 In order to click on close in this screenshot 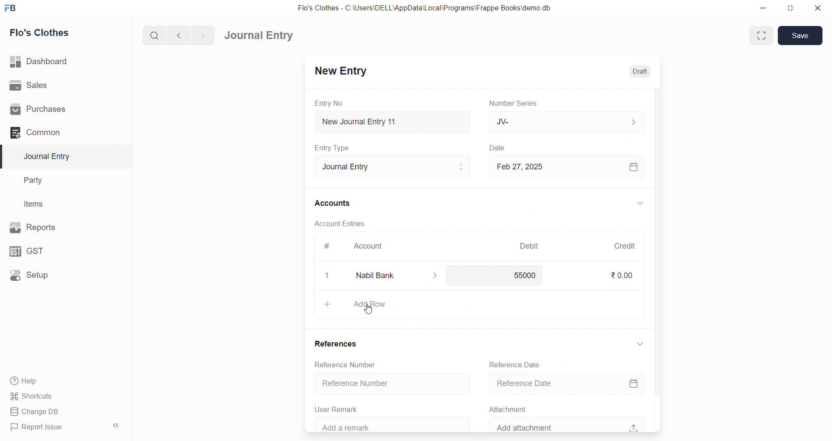, I will do `click(819, 8)`.